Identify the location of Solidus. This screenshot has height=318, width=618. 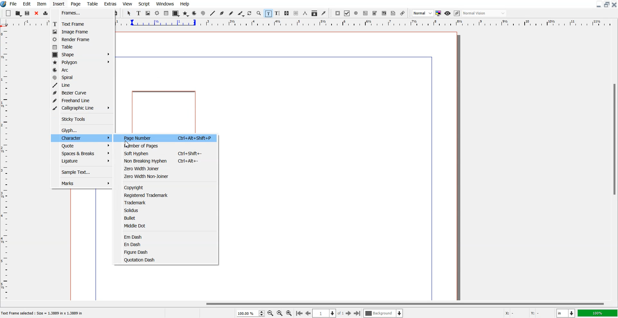
(168, 210).